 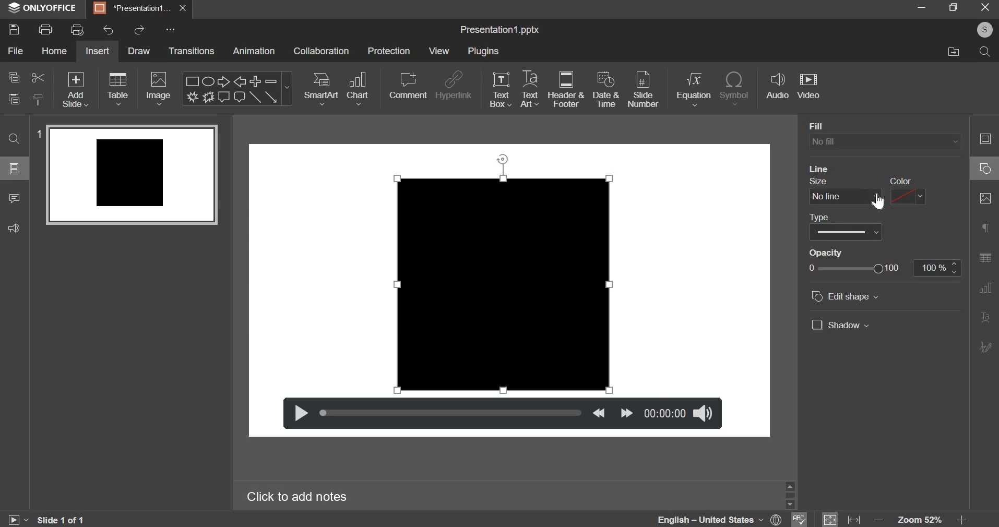 I want to click on opacity, so click(x=886, y=269).